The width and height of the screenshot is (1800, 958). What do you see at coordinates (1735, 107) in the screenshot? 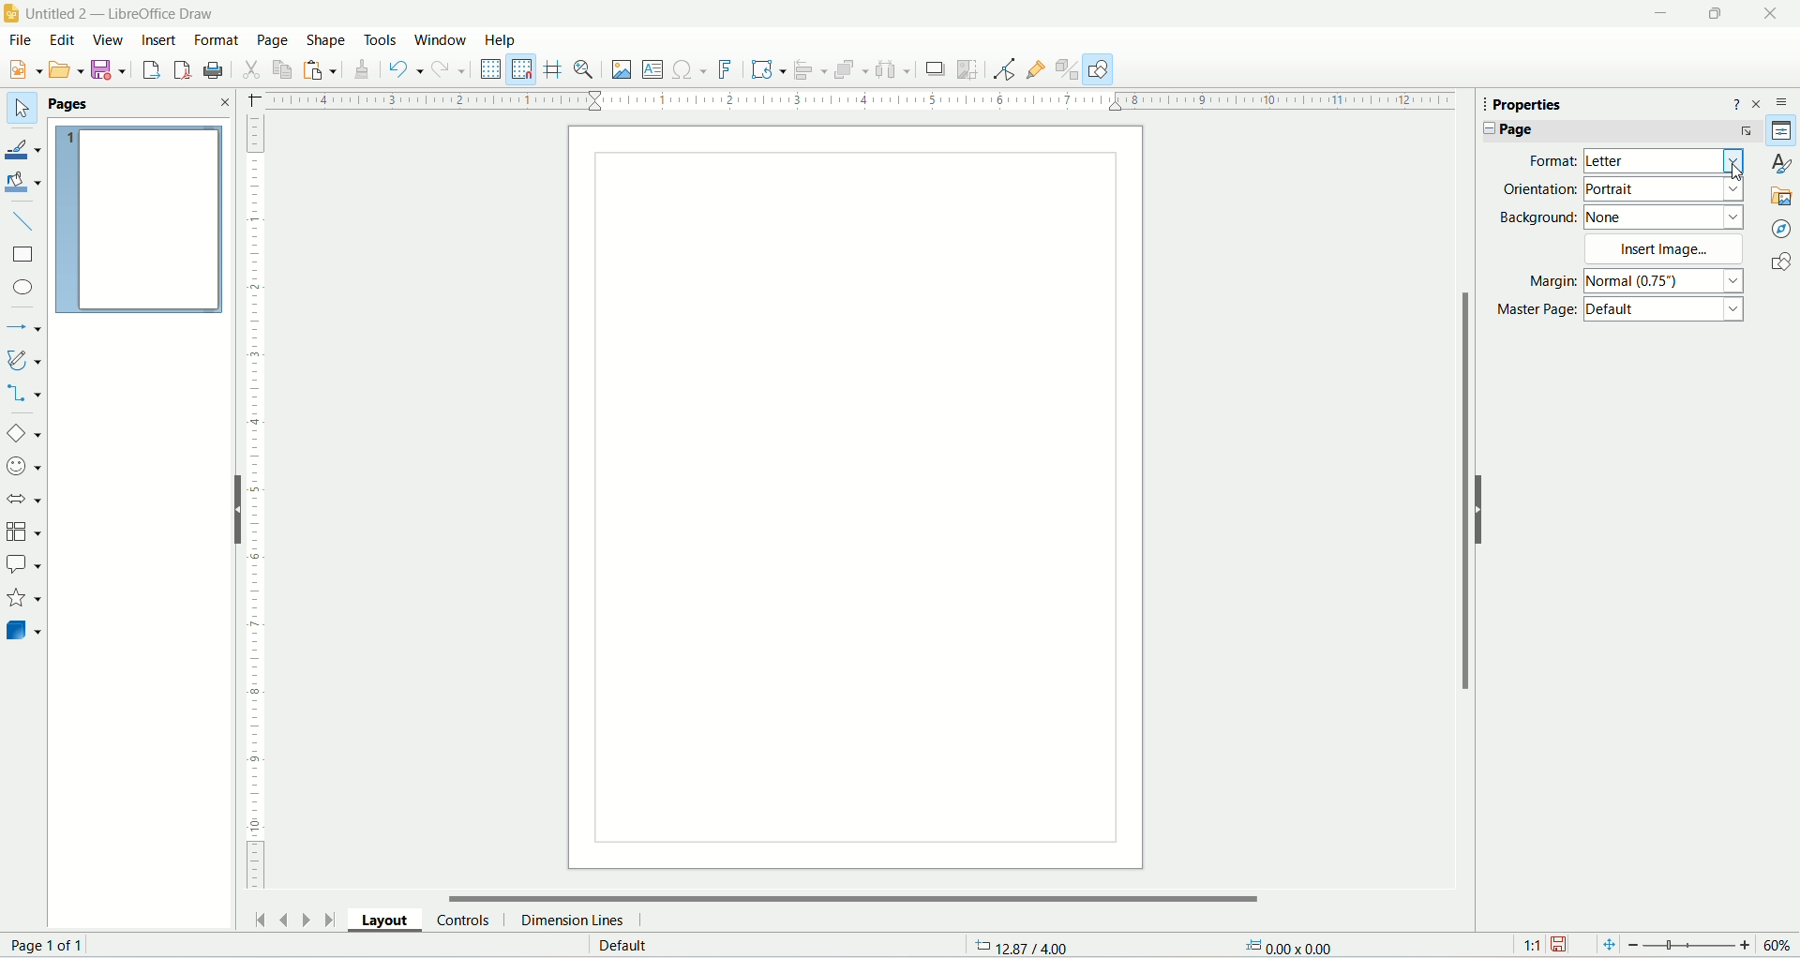
I see `help` at bounding box center [1735, 107].